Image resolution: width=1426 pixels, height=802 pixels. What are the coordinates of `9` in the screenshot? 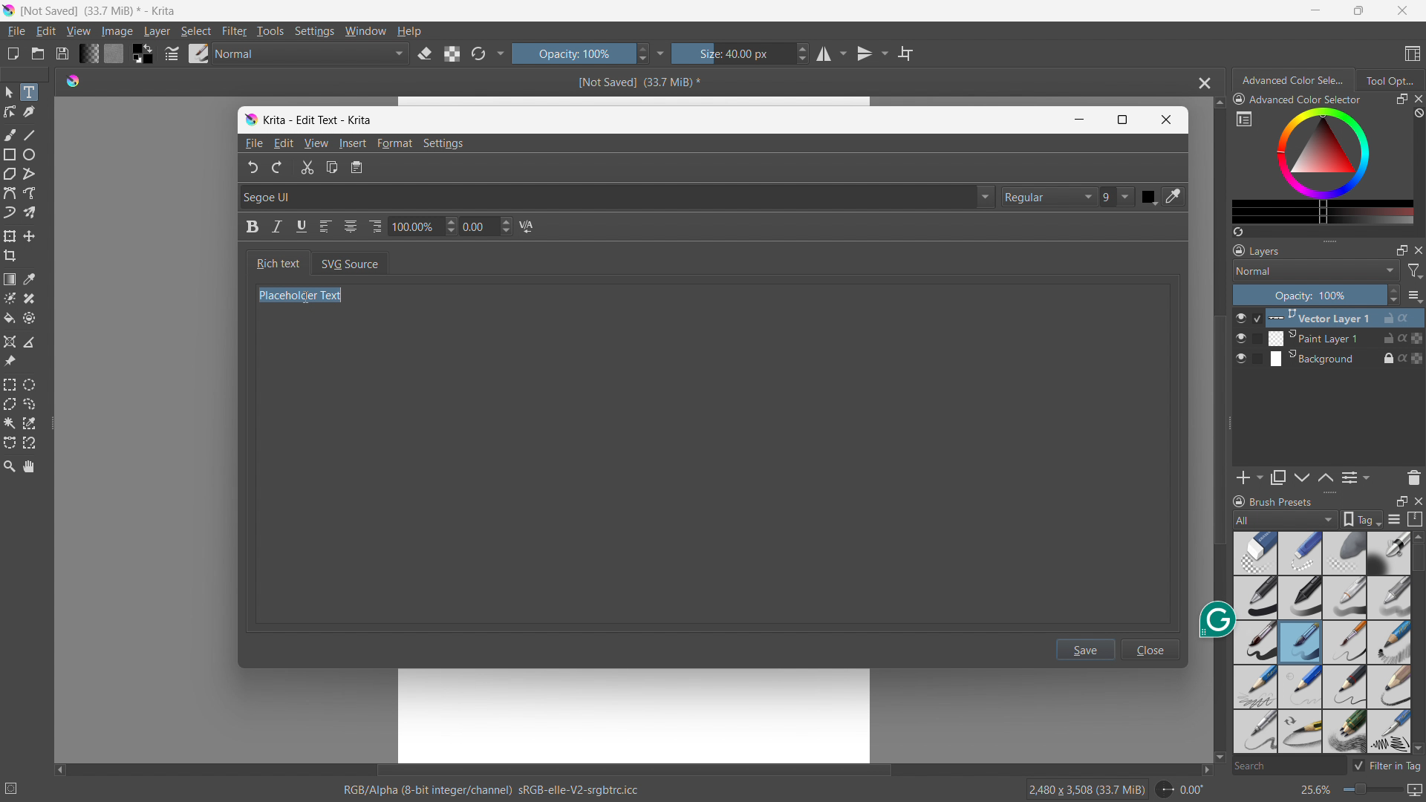 It's located at (1119, 198).